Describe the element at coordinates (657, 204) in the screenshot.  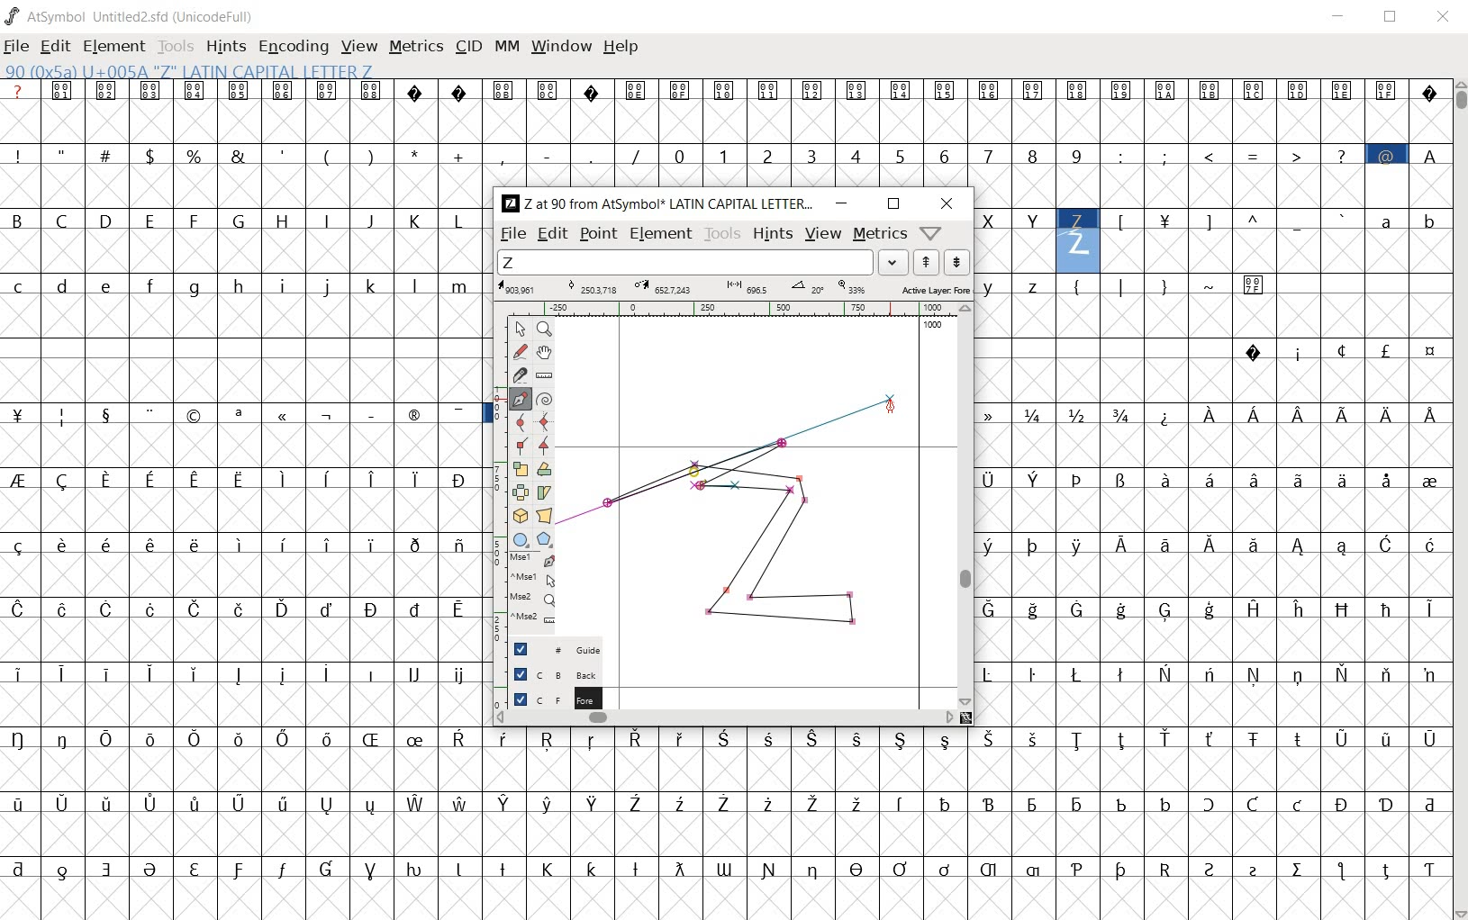
I see `Z at 90 from AtSymbol* LATIN CAPITAL LETTER...` at that location.